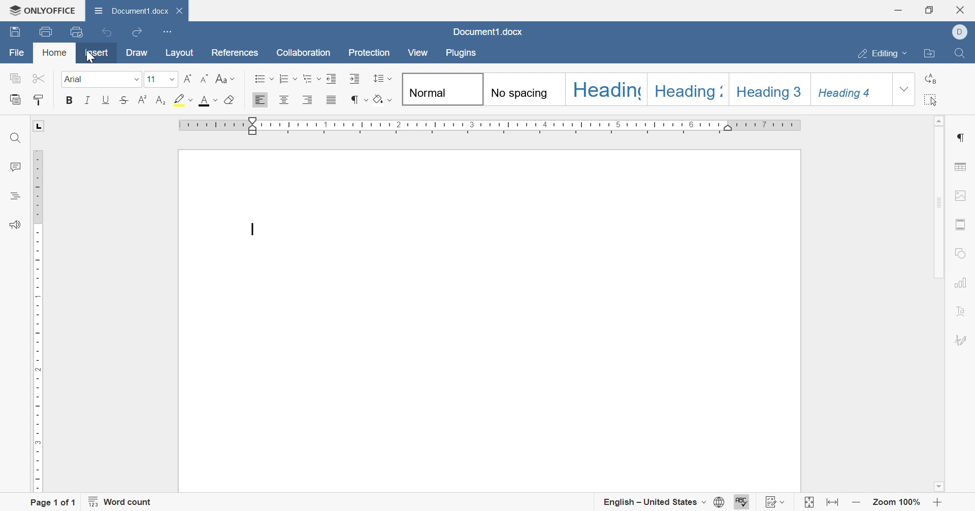  I want to click on Signature settings, so click(964, 339).